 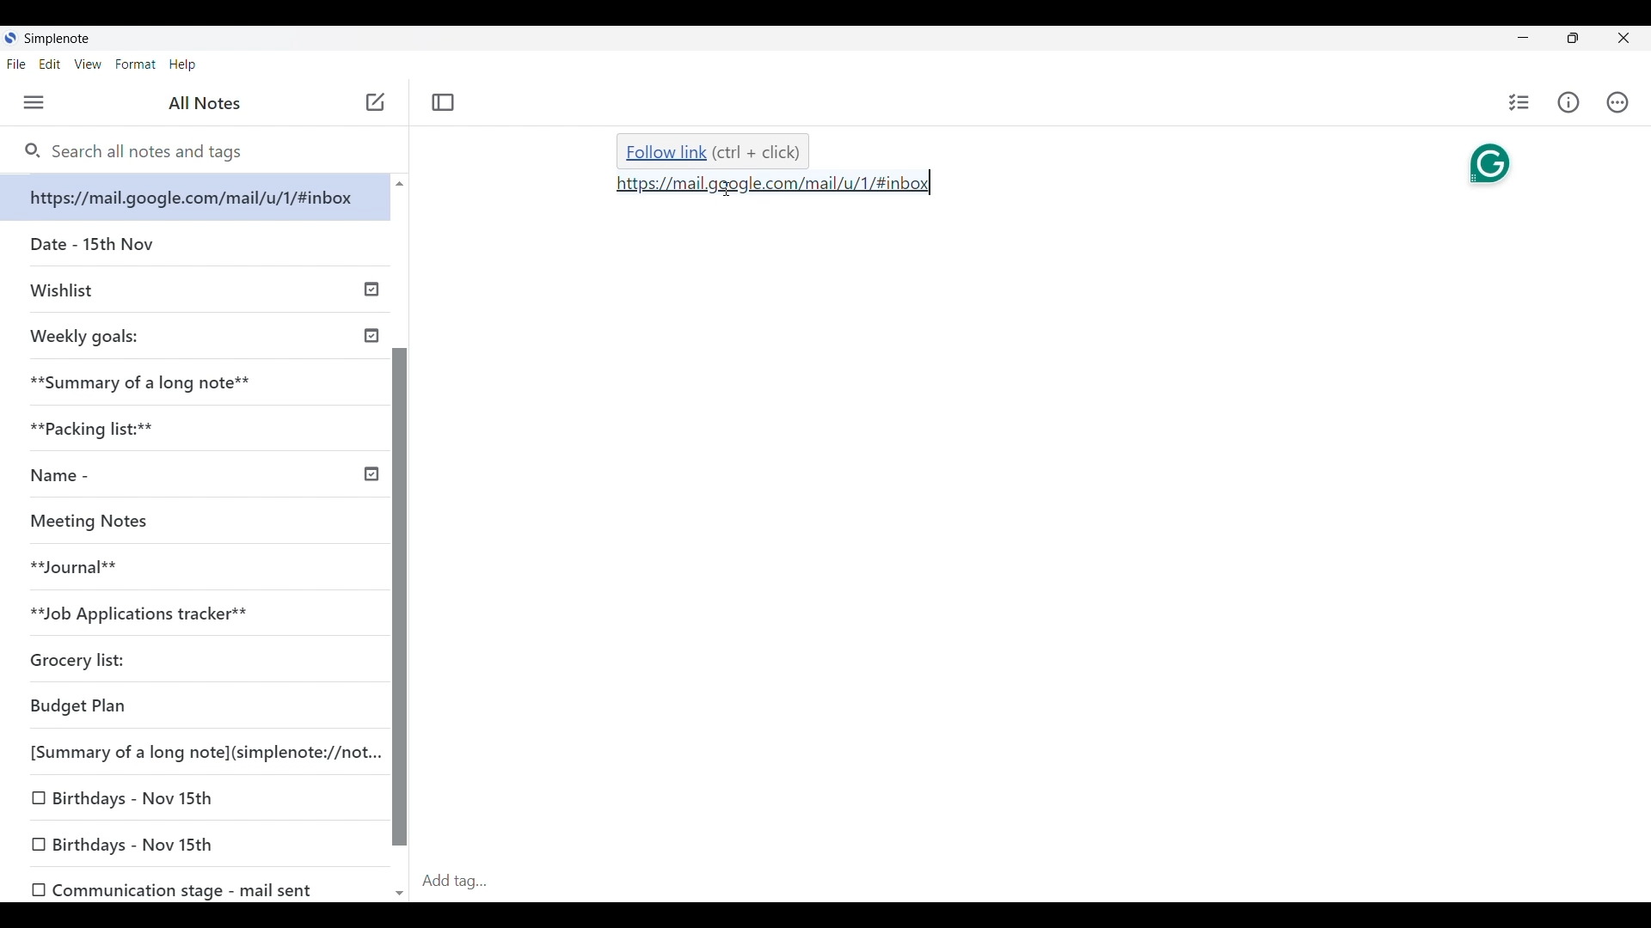 What do you see at coordinates (1520, 102) in the screenshot?
I see `Insert checklist ` at bounding box center [1520, 102].